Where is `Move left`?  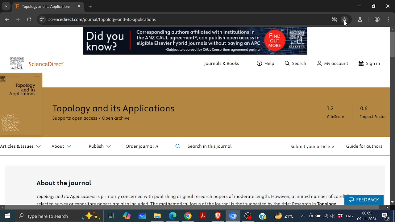
Move left is located at coordinates (3, 207).